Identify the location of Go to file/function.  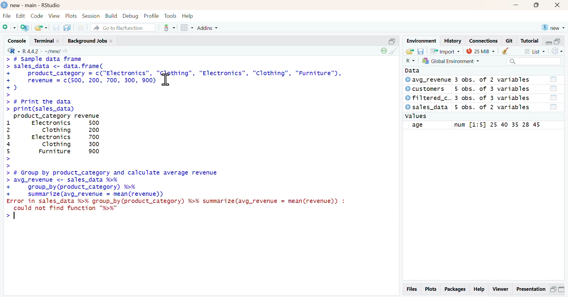
(123, 28).